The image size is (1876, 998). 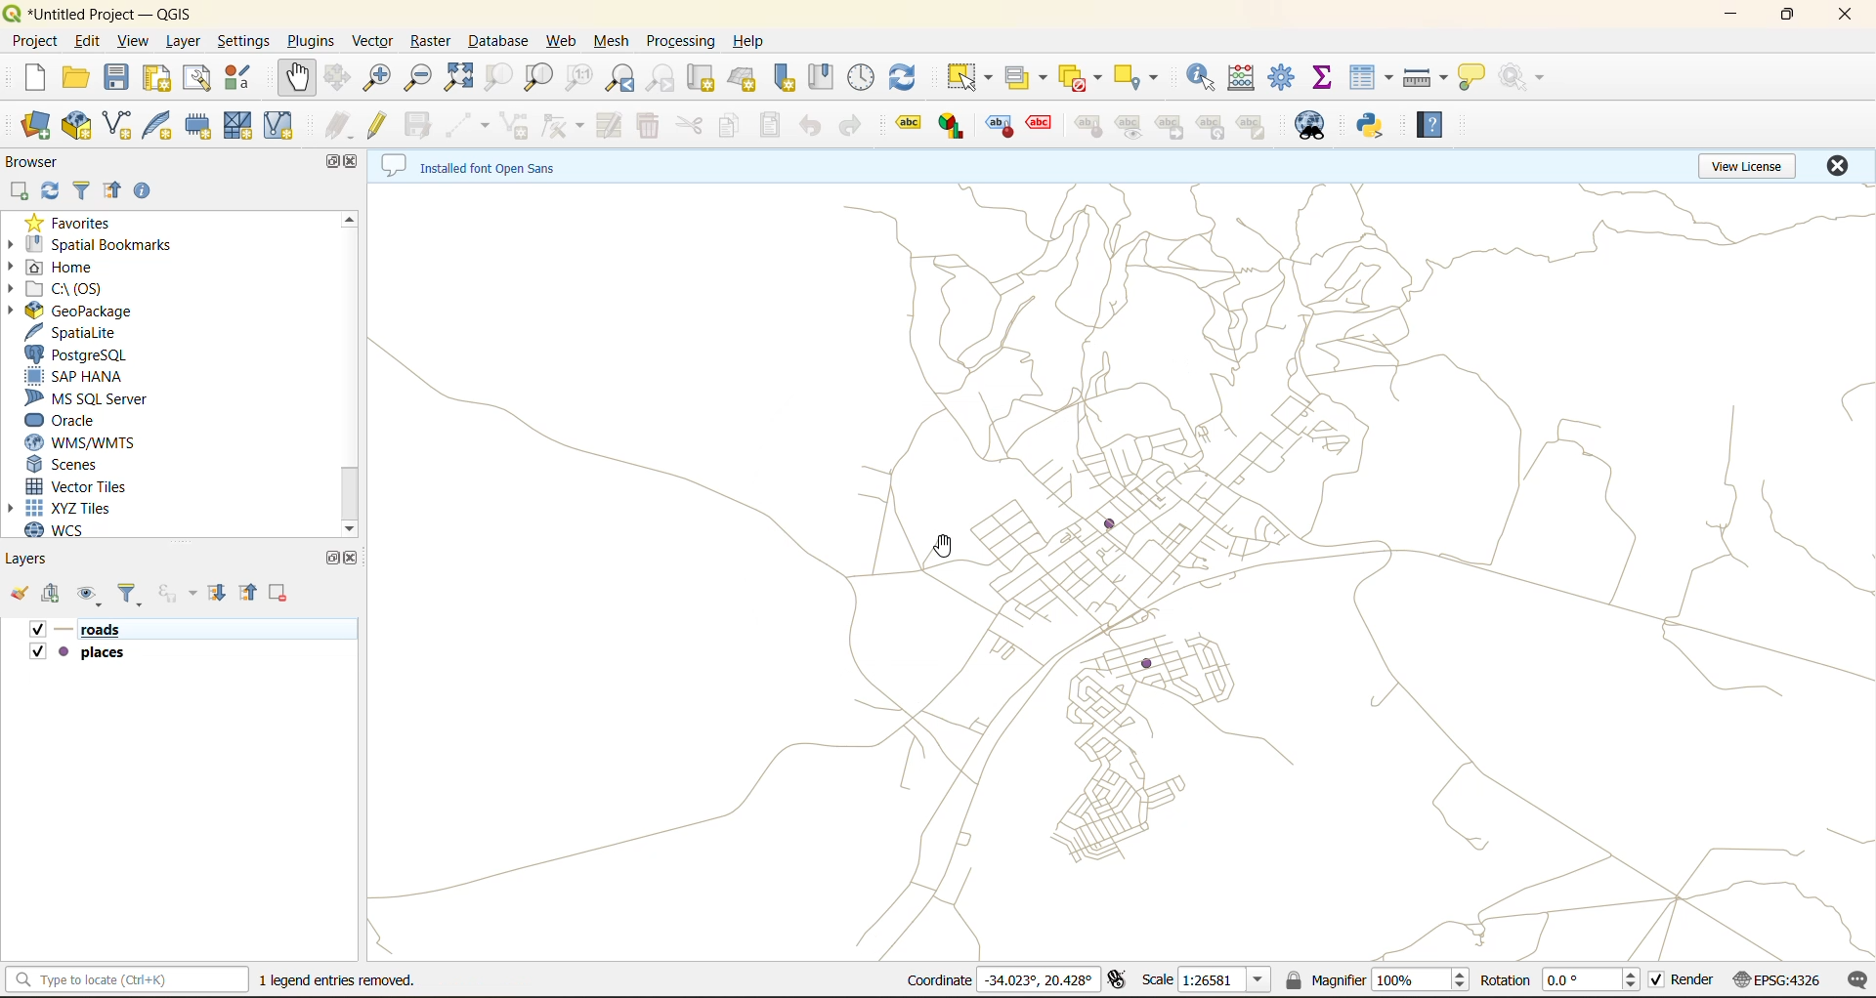 I want to click on metasearch, so click(x=1308, y=131).